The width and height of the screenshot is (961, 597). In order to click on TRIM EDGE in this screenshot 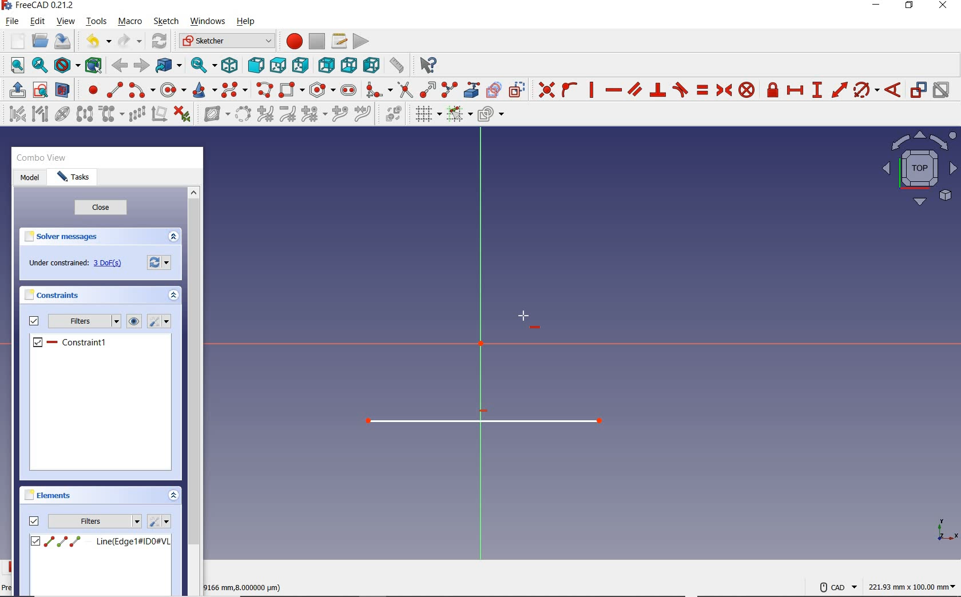, I will do `click(404, 89)`.